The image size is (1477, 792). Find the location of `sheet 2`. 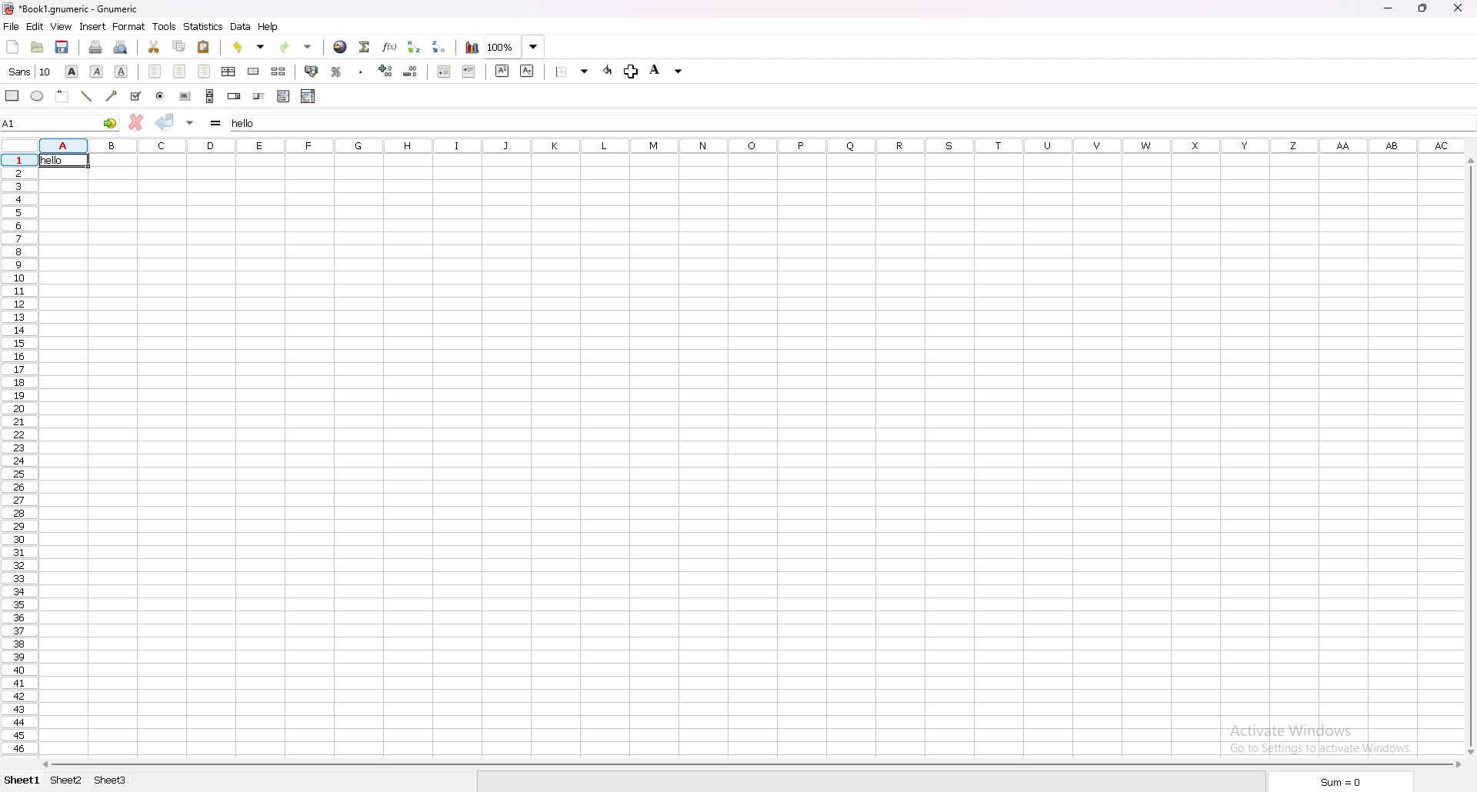

sheet 2 is located at coordinates (67, 780).